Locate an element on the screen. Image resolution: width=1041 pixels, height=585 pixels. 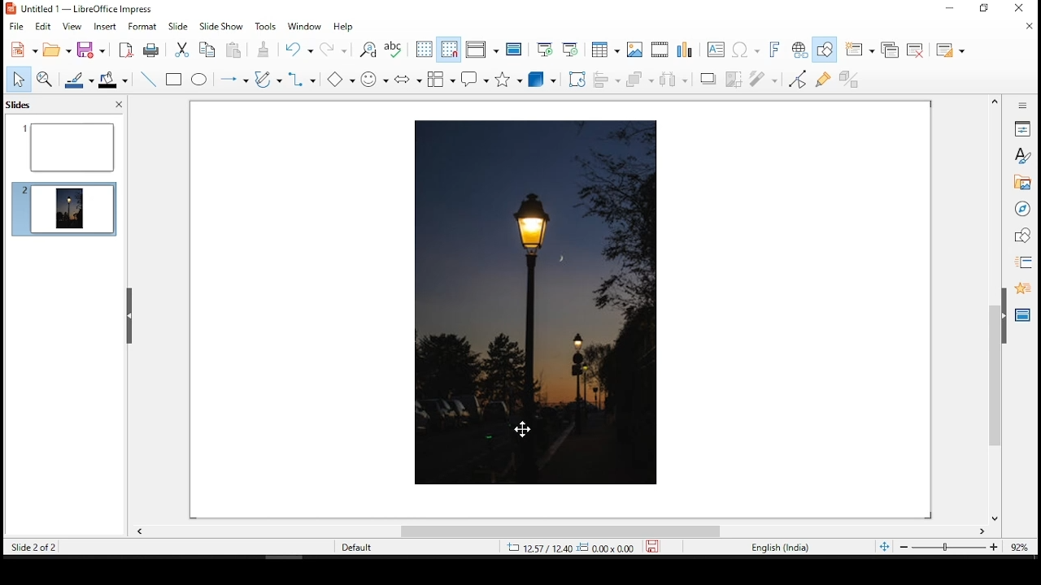
line color is located at coordinates (77, 80).